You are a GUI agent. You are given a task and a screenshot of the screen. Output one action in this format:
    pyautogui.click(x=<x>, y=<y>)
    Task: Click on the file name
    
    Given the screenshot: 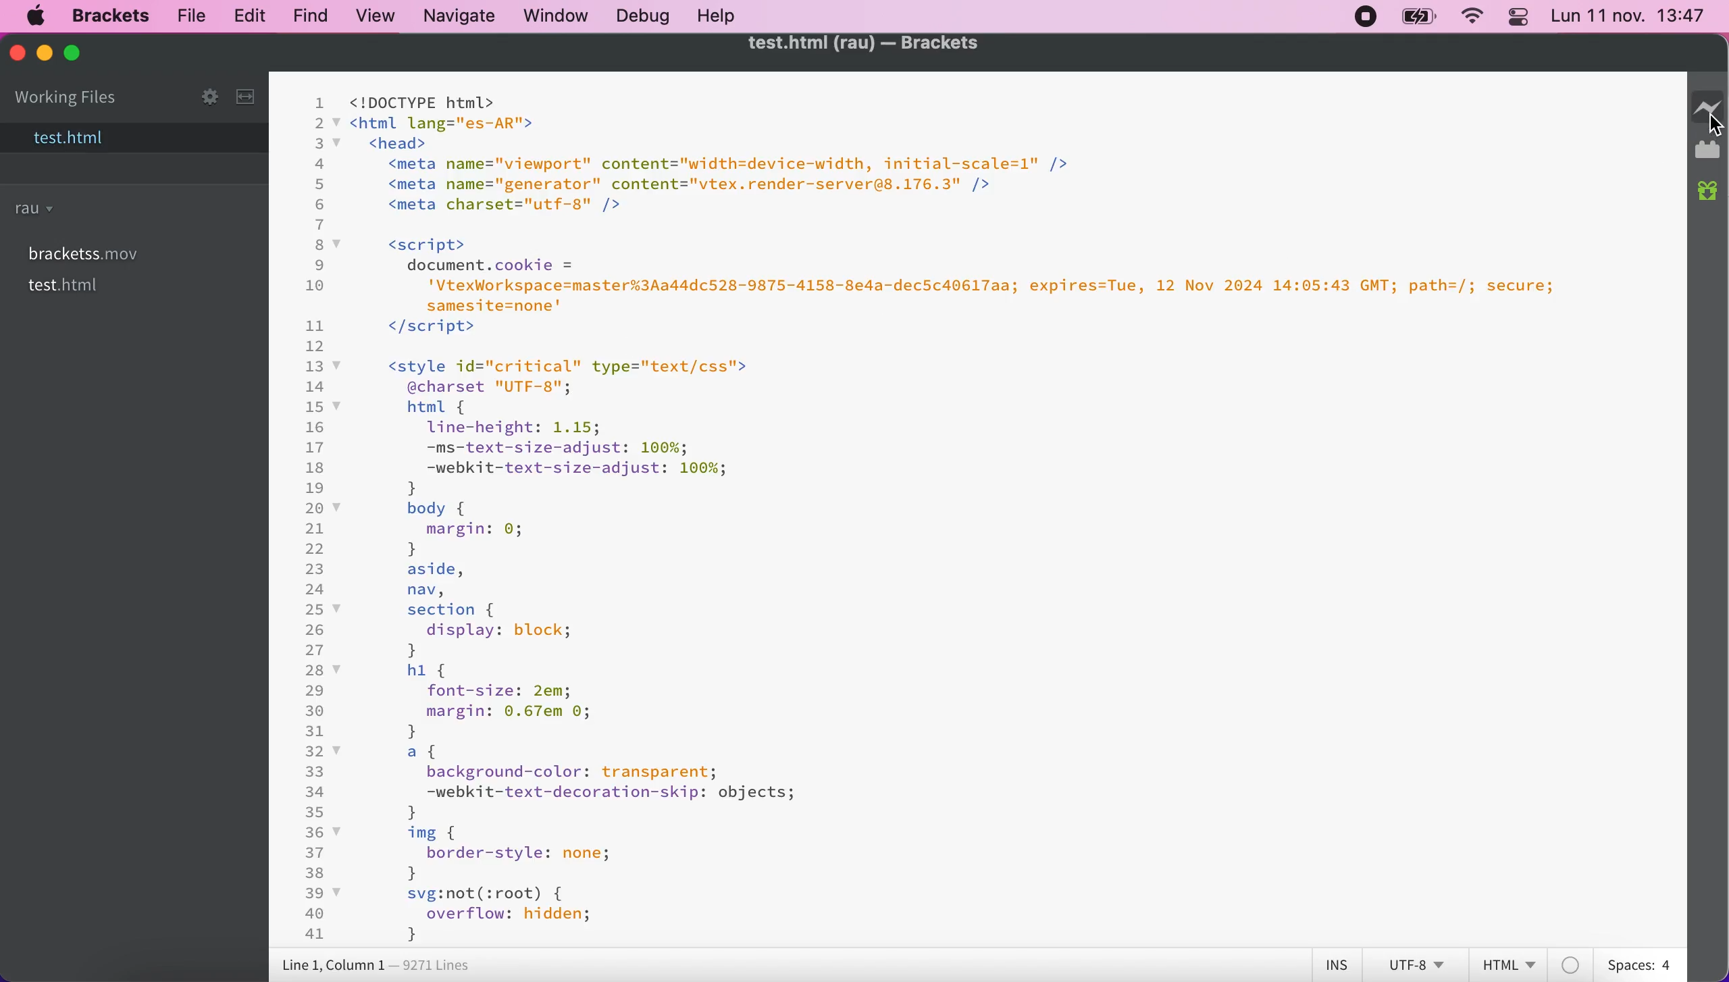 What is the action you would take?
    pyautogui.click(x=68, y=139)
    